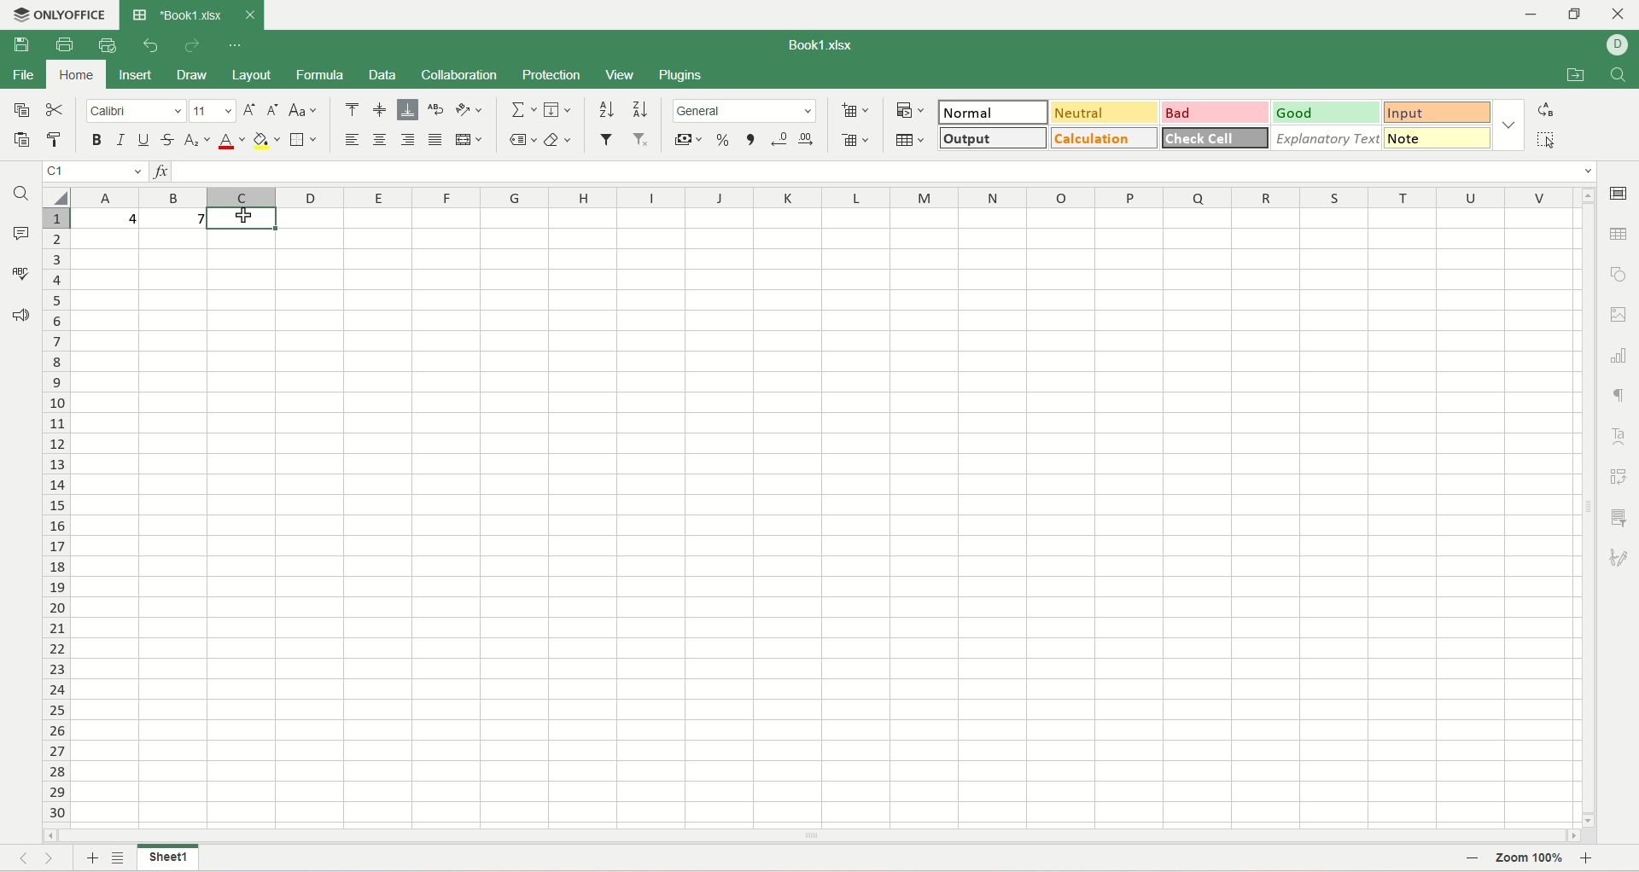 The height and width of the screenshot is (872, 1639). Describe the element at coordinates (1619, 239) in the screenshot. I see `table settings` at that location.